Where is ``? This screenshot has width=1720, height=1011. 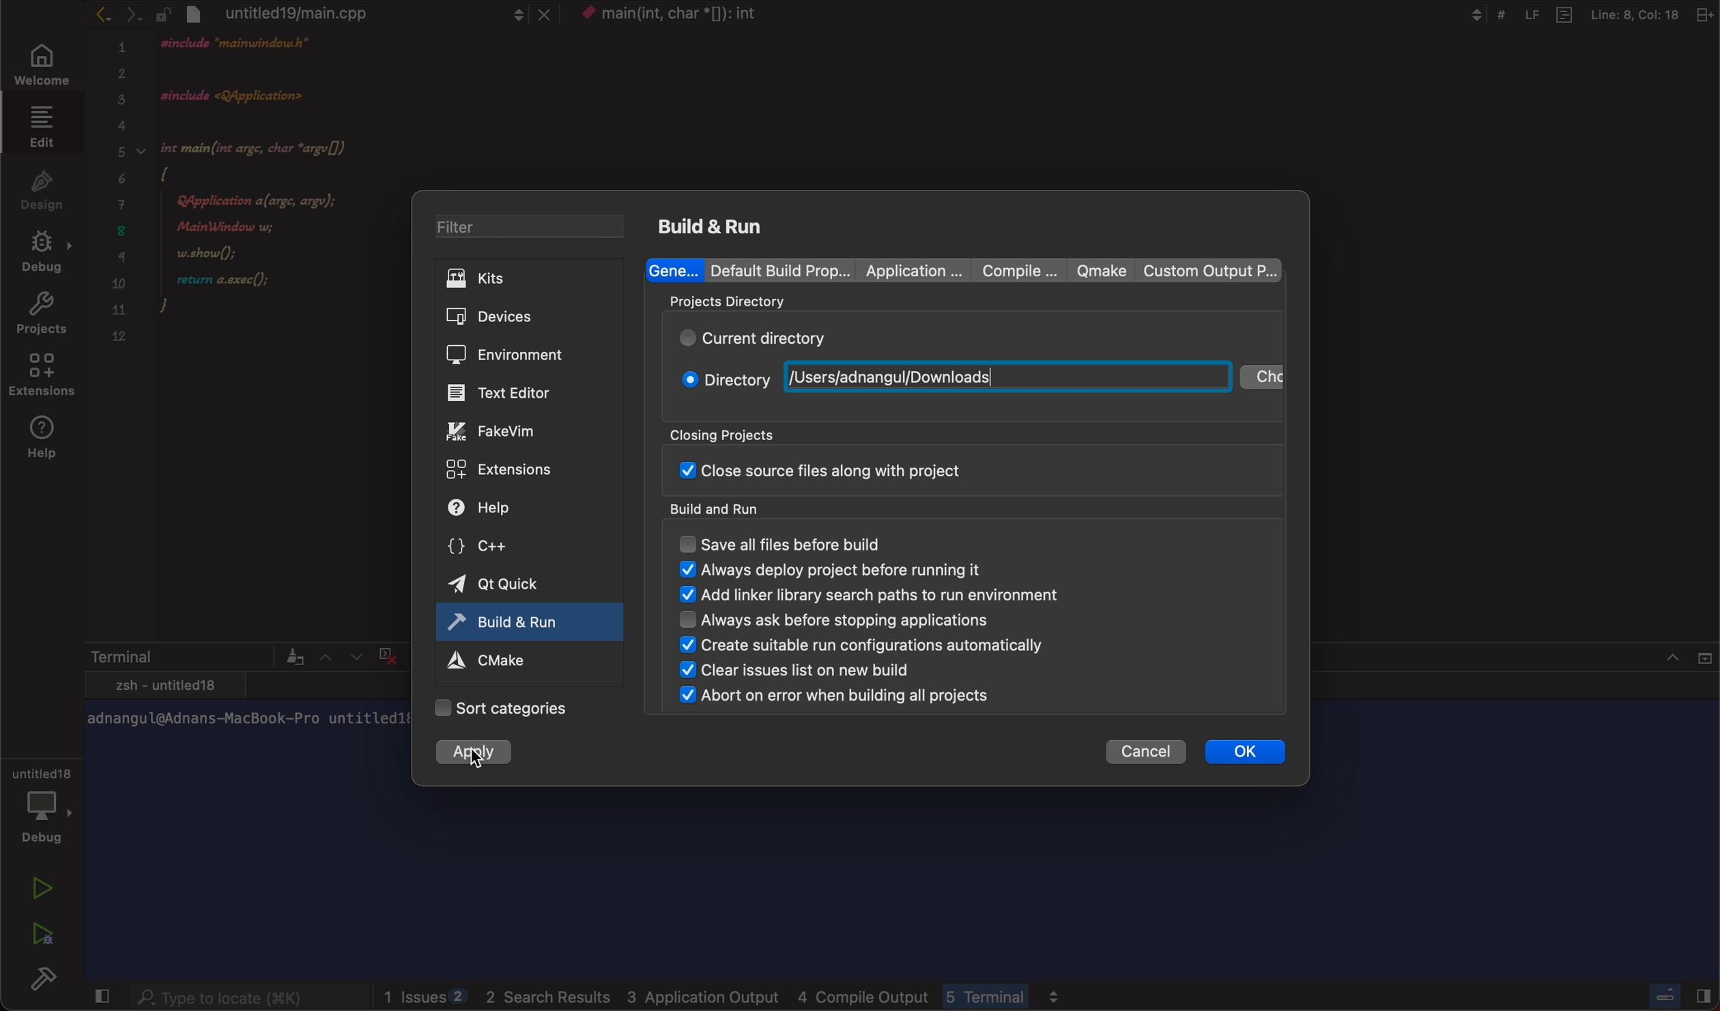
 is located at coordinates (1581, 13).